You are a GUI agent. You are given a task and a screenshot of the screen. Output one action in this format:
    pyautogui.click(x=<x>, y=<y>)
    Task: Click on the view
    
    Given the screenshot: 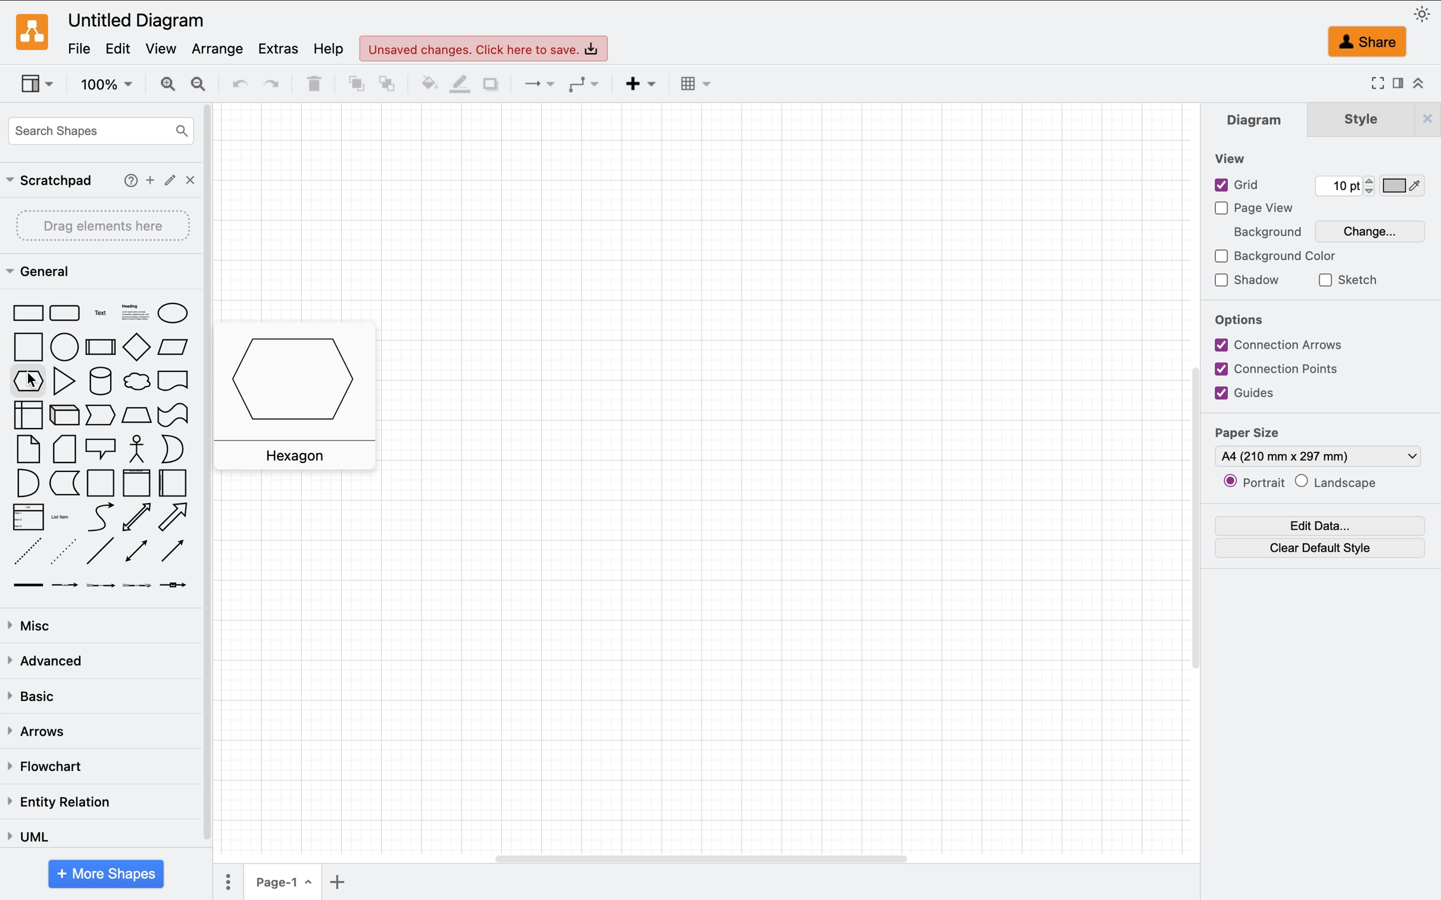 What is the action you would take?
    pyautogui.click(x=163, y=48)
    